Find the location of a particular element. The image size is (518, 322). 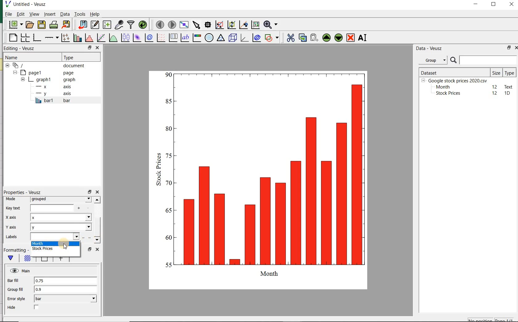

restore is located at coordinates (89, 192).